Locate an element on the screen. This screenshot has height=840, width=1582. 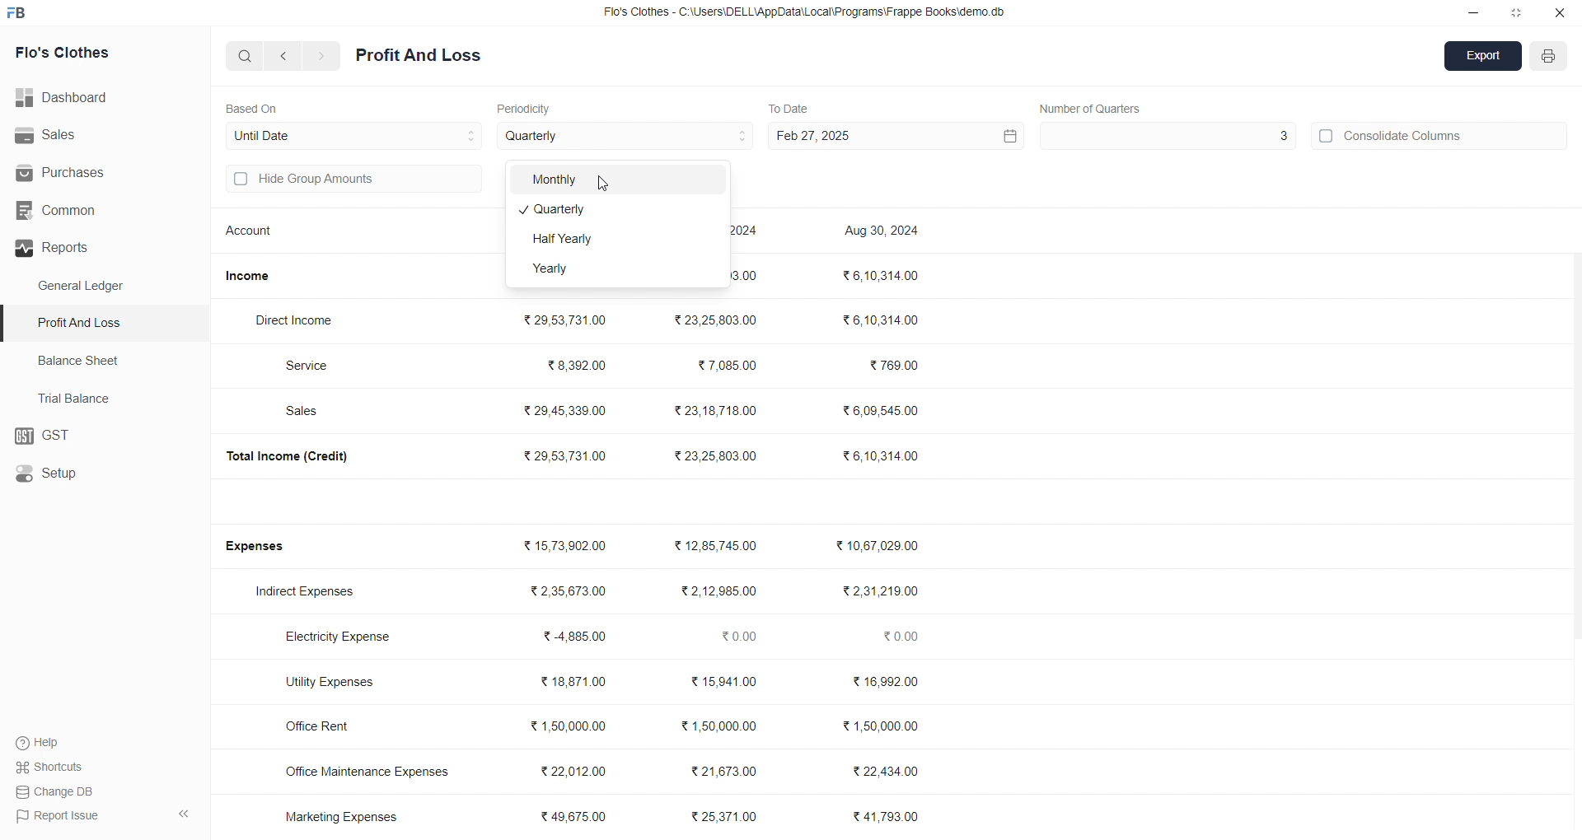
Profit And Loss is located at coordinates (108, 322).